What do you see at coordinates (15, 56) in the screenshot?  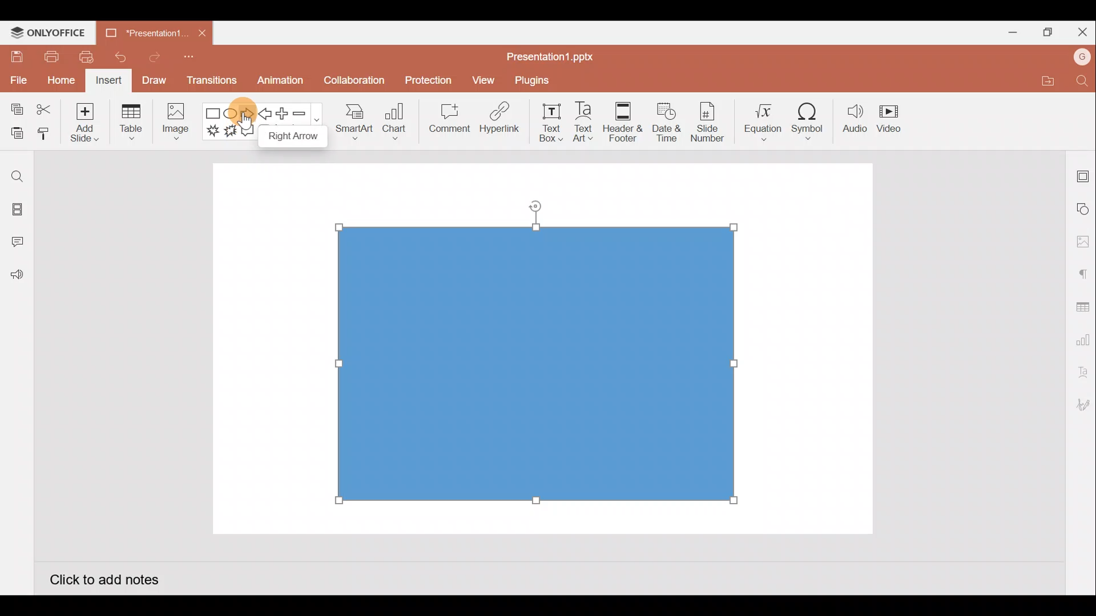 I see `Save` at bounding box center [15, 56].